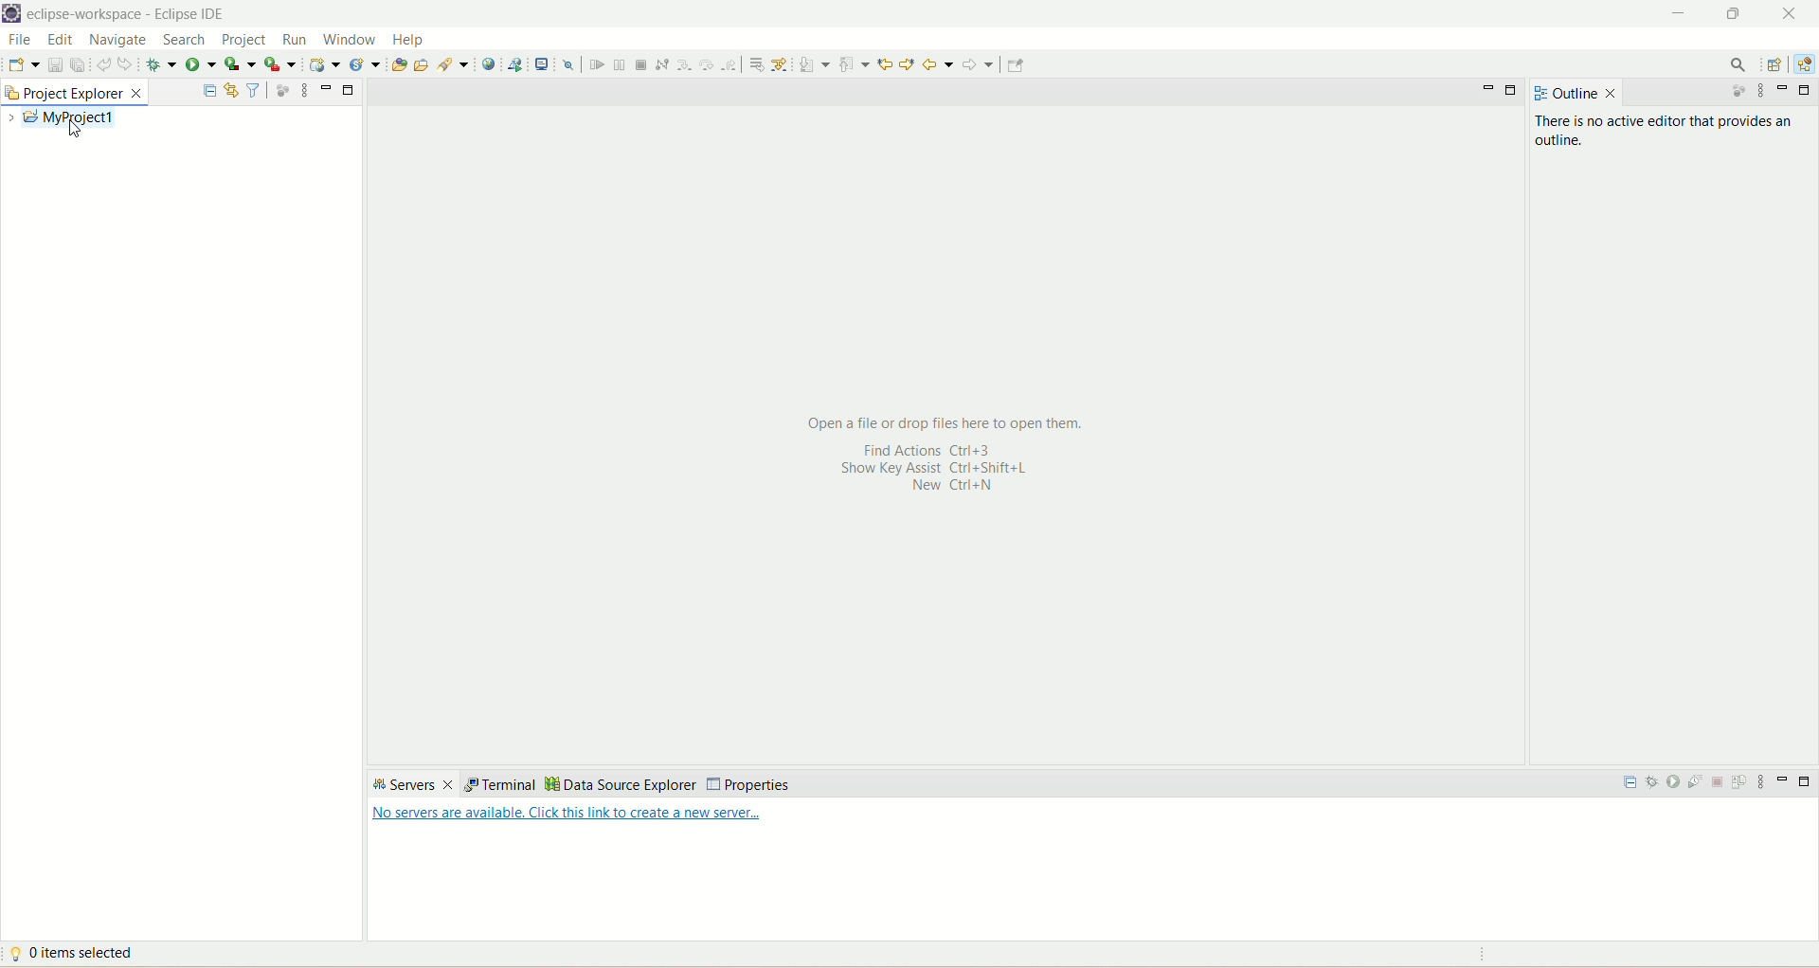 This screenshot has height=968, width=1819. What do you see at coordinates (129, 14) in the screenshot?
I see `eclipse-workspace-Eclipse IDE` at bounding box center [129, 14].